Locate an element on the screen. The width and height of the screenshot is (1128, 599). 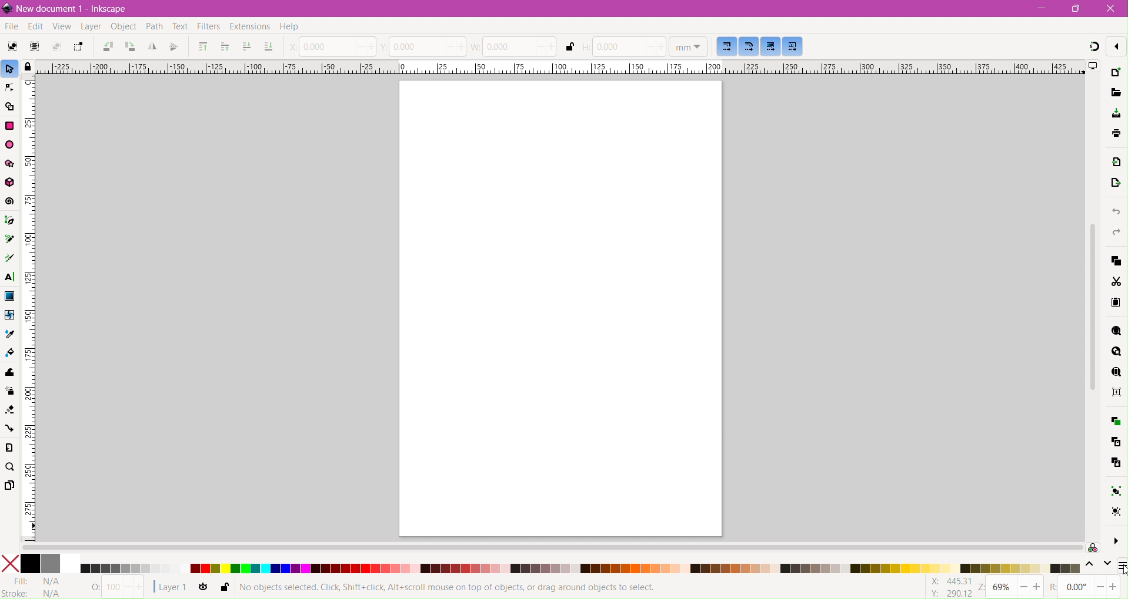
Vertical Ruler is located at coordinates (28, 309).